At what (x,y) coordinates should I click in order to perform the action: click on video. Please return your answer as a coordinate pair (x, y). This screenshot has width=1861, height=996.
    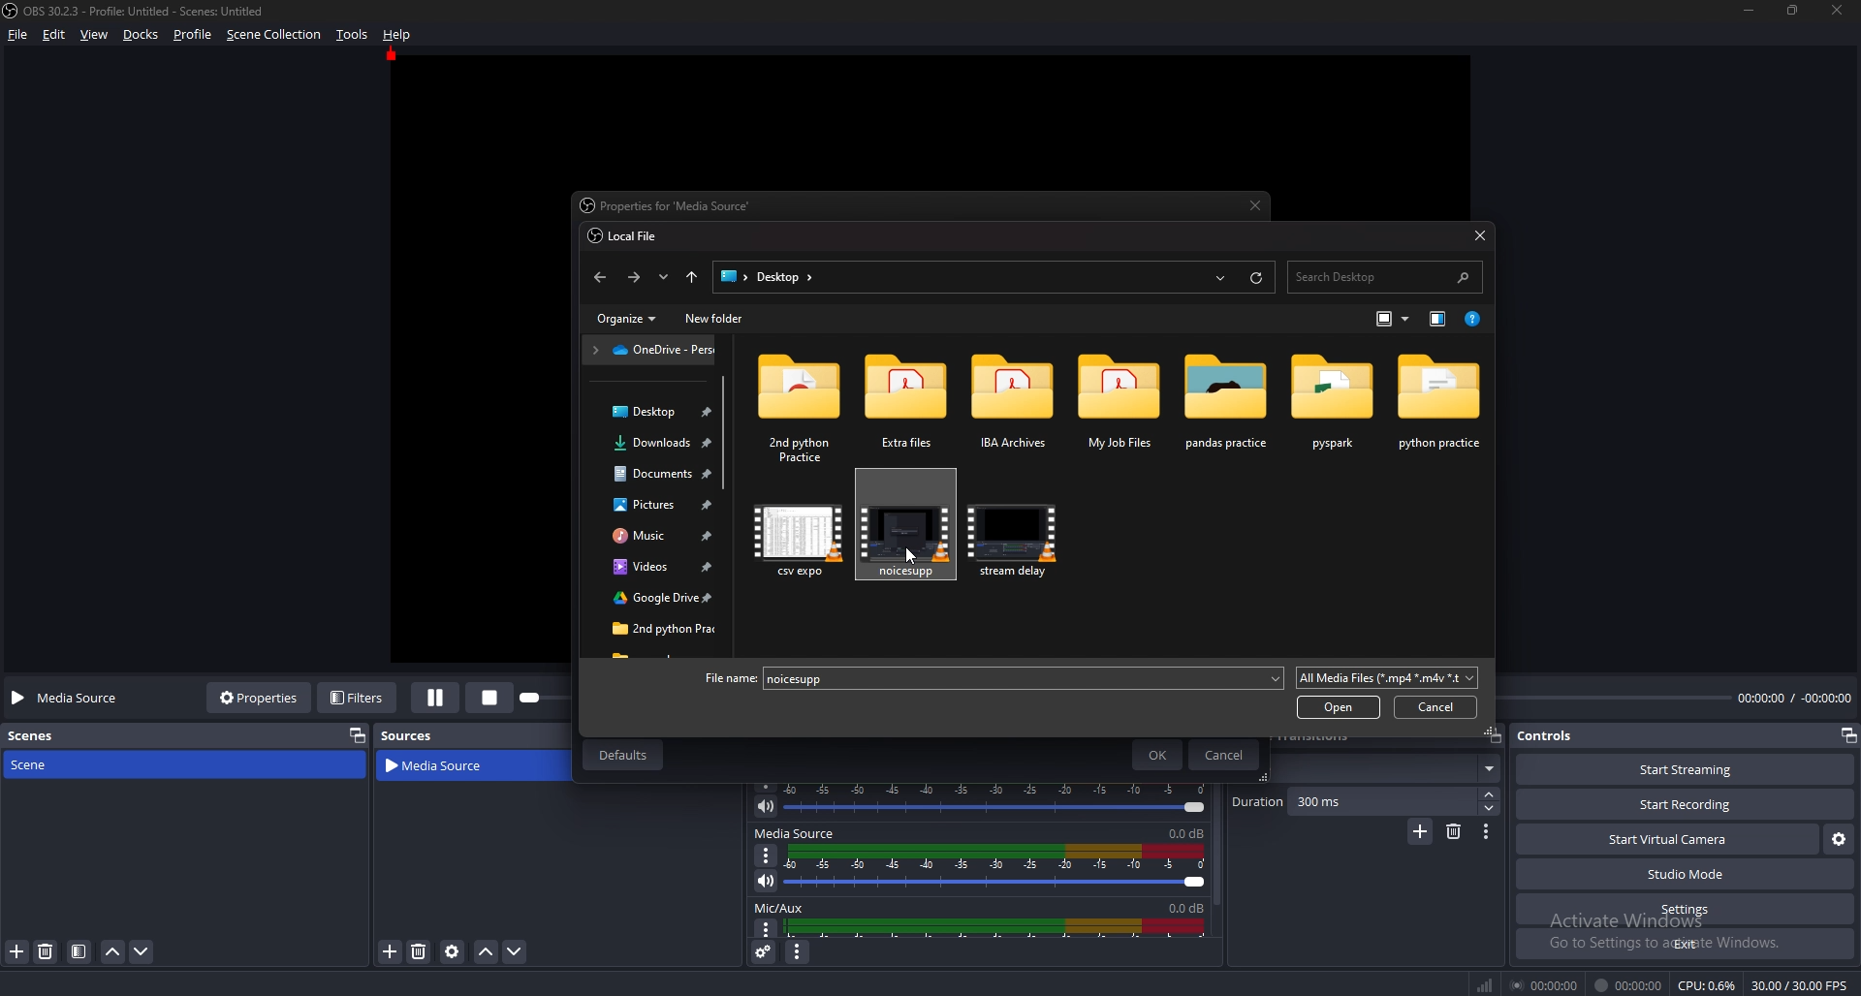
    Looking at the image, I should click on (801, 538).